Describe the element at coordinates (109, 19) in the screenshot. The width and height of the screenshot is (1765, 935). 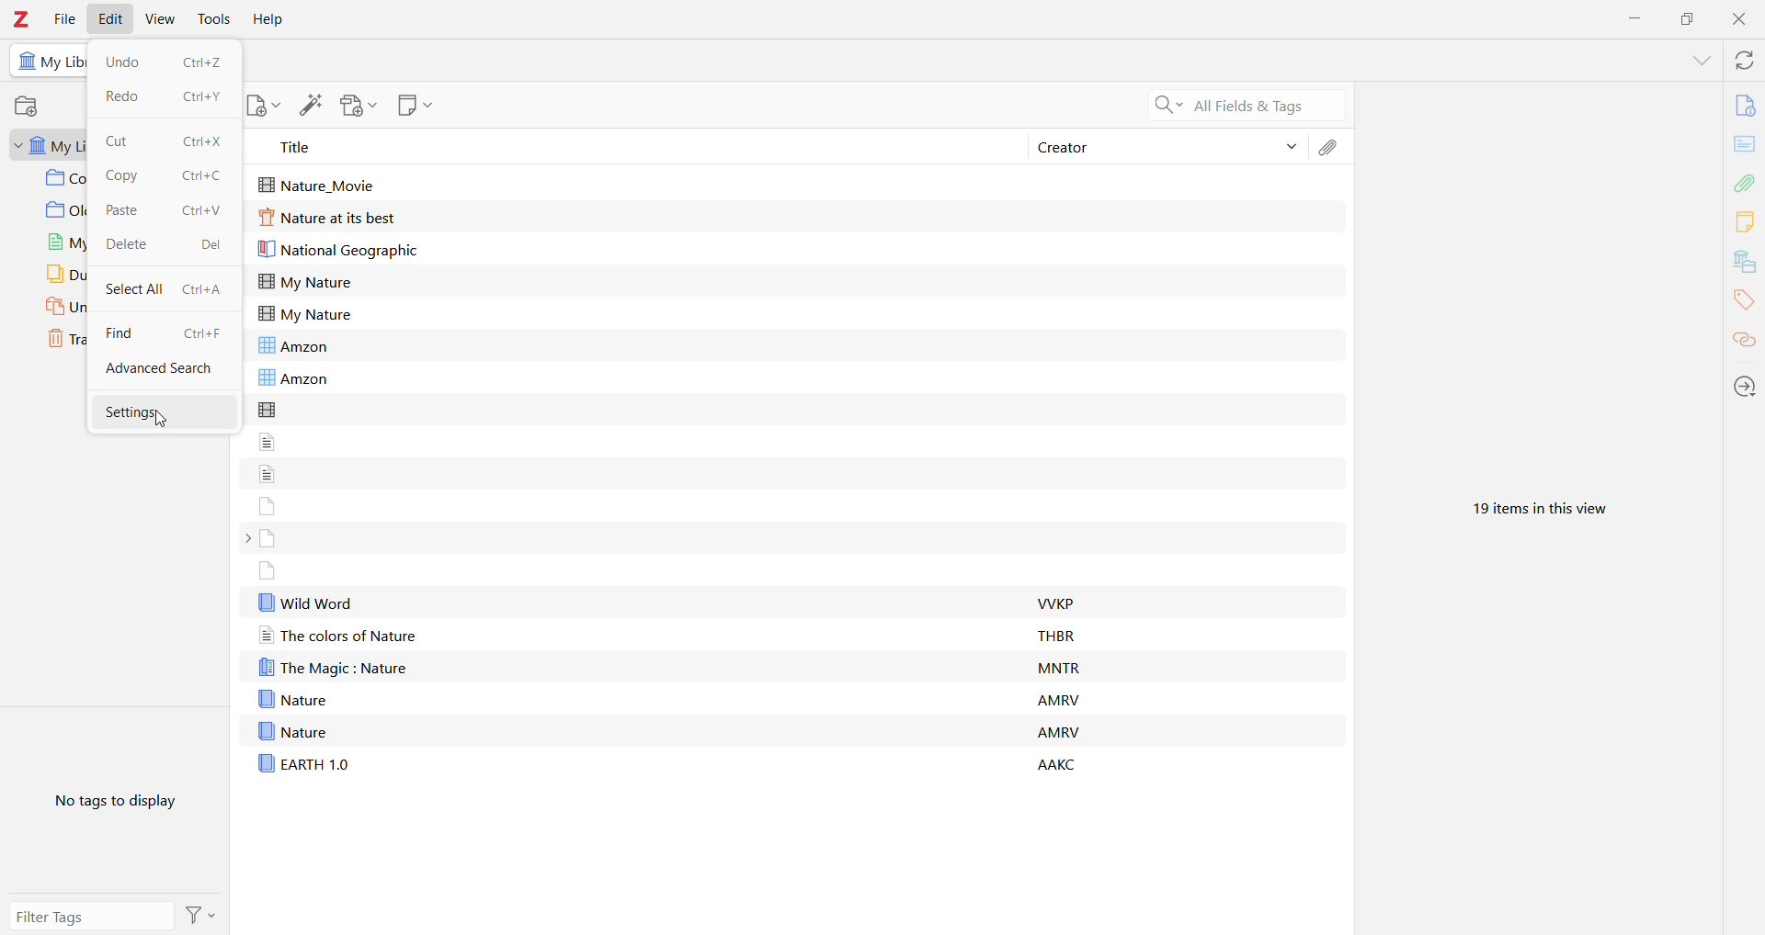
I see `Edit` at that location.